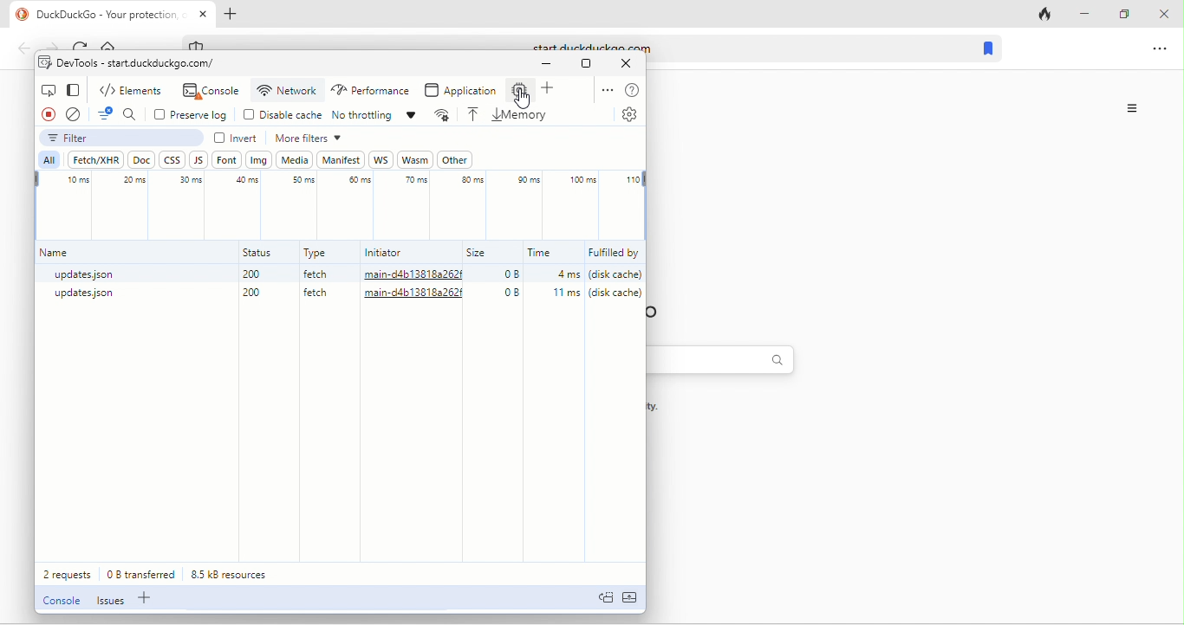 Image resolution: width=1184 pixels, height=625 pixels. I want to click on 30 ms, so click(187, 184).